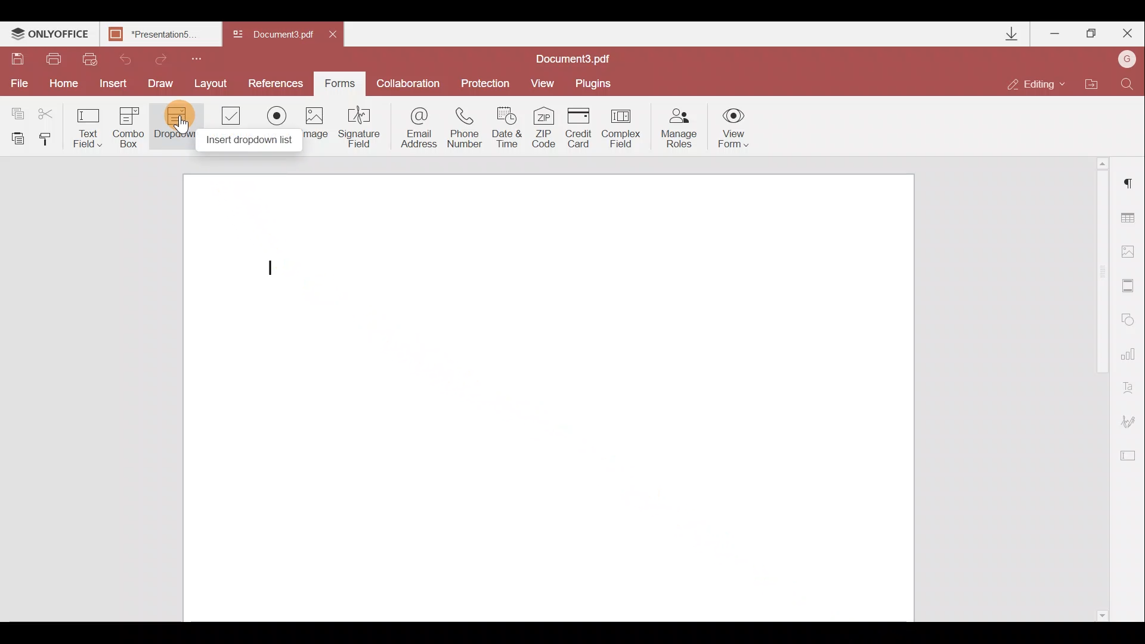  I want to click on Insert, so click(110, 81).